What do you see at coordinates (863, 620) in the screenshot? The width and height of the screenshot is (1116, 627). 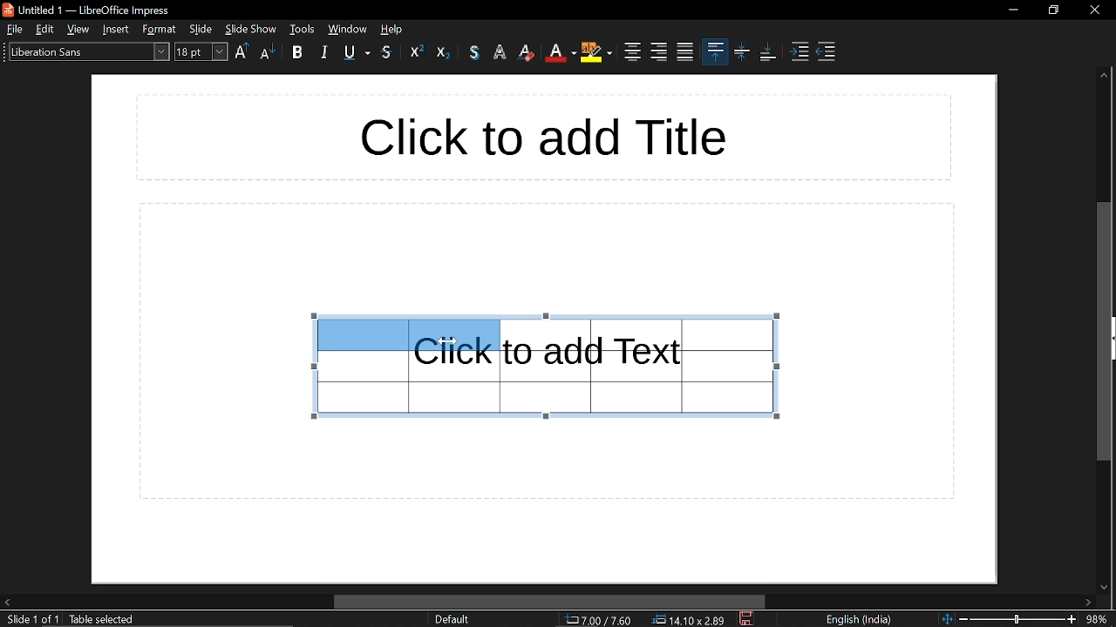 I see `language` at bounding box center [863, 620].